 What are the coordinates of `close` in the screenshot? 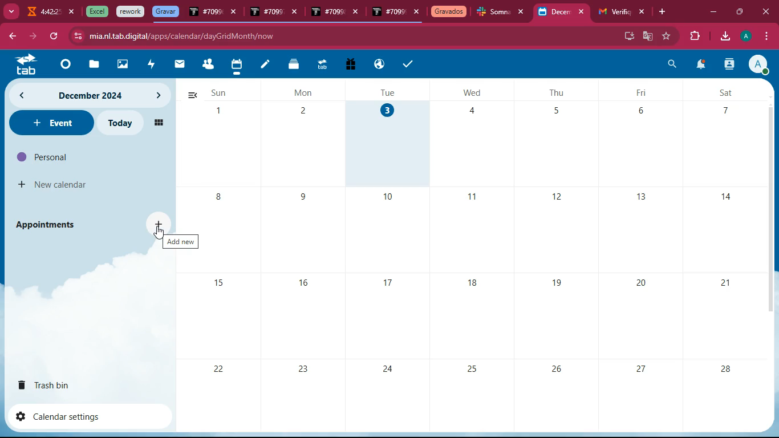 It's located at (417, 13).